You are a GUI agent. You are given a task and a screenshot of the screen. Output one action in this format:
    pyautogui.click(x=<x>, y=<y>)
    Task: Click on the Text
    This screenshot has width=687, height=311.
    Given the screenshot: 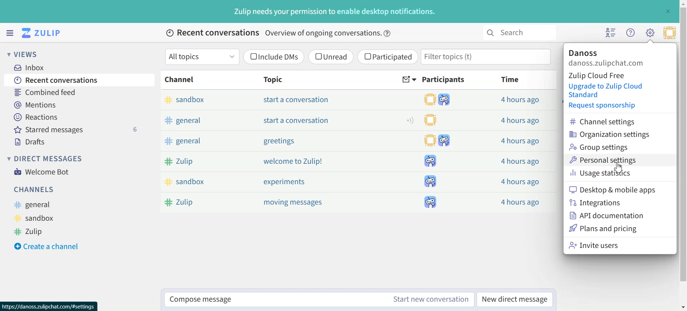 What is the action you would take?
    pyautogui.click(x=335, y=11)
    